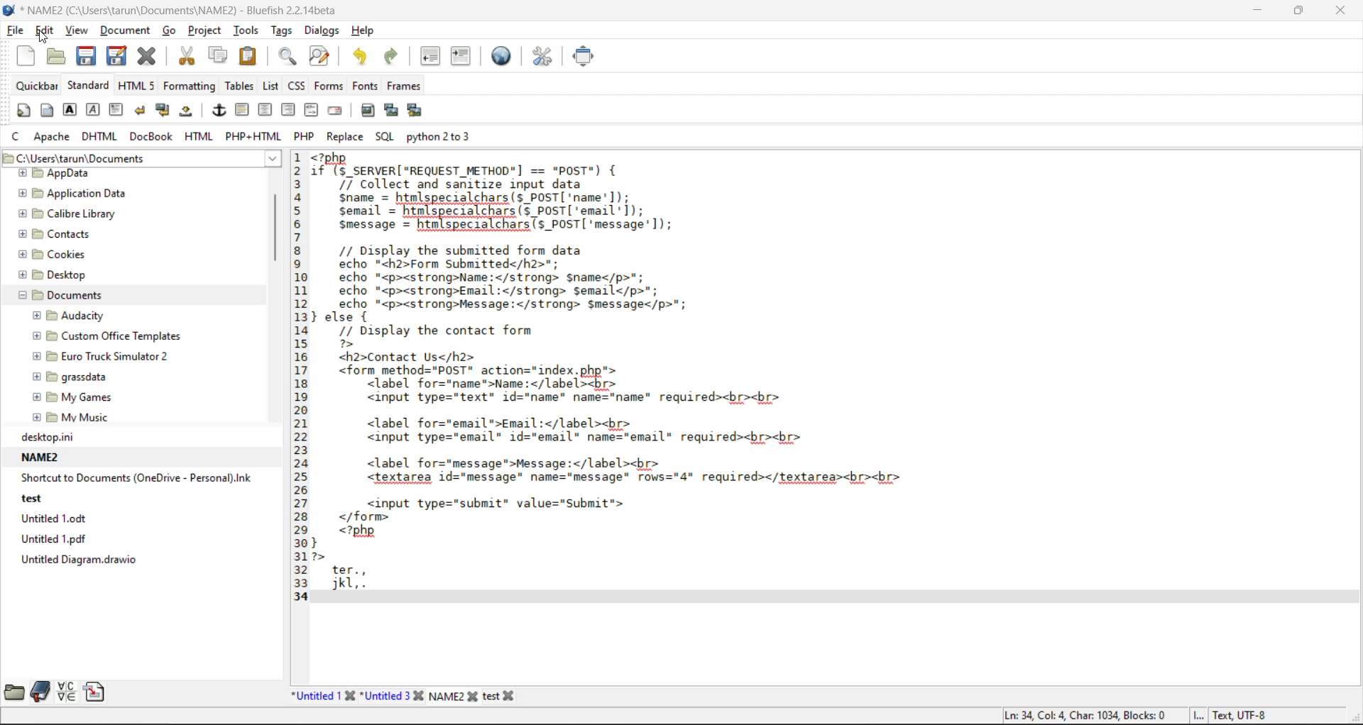 The height and width of the screenshot is (725, 1363). I want to click on css, so click(292, 85).